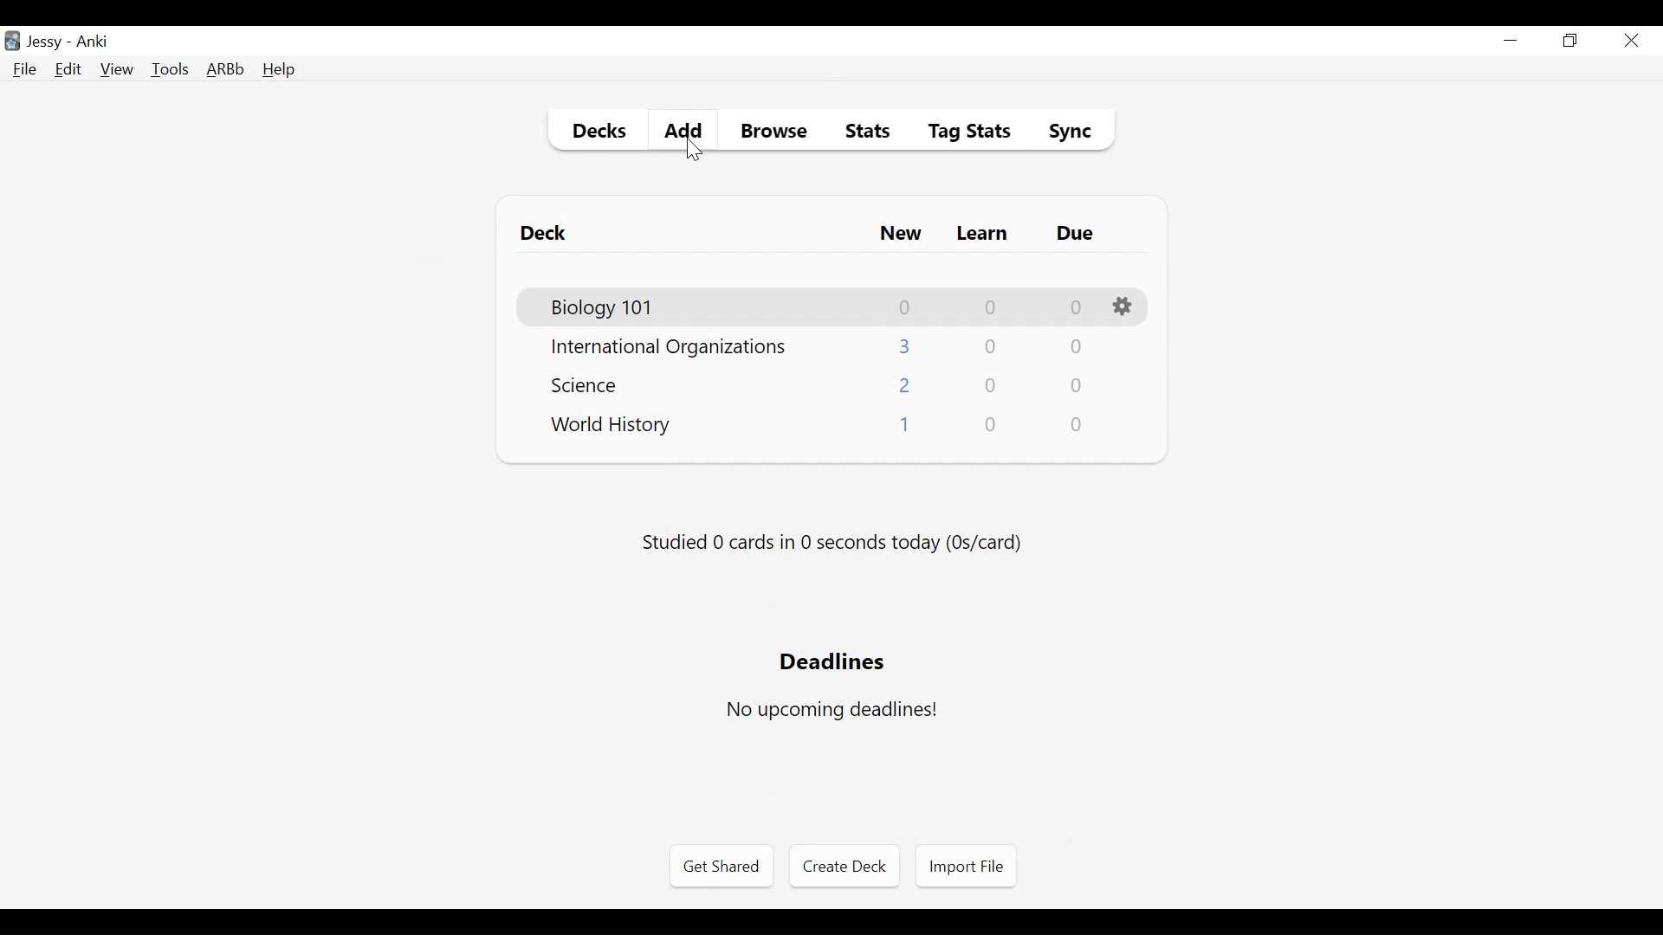 This screenshot has height=935, width=1663. Describe the element at coordinates (48, 42) in the screenshot. I see `User Nmae` at that location.